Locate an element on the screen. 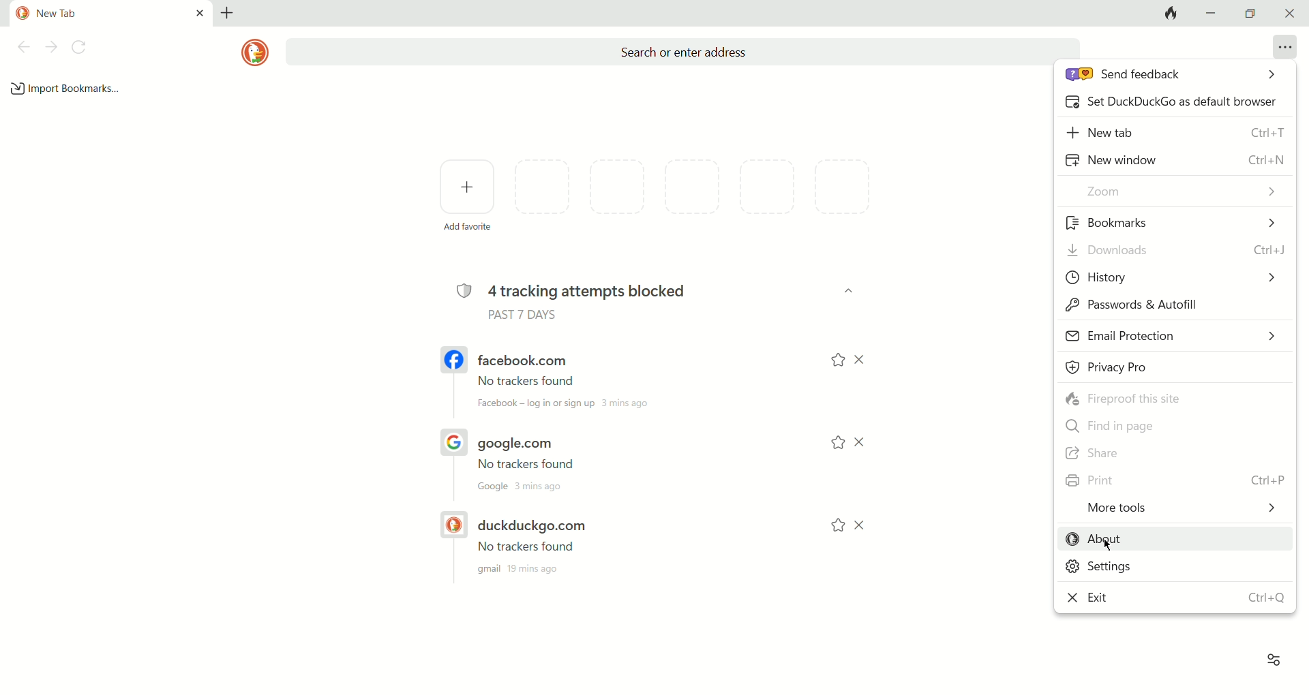 This screenshot has height=695, width=1309. minimize is located at coordinates (1213, 14).